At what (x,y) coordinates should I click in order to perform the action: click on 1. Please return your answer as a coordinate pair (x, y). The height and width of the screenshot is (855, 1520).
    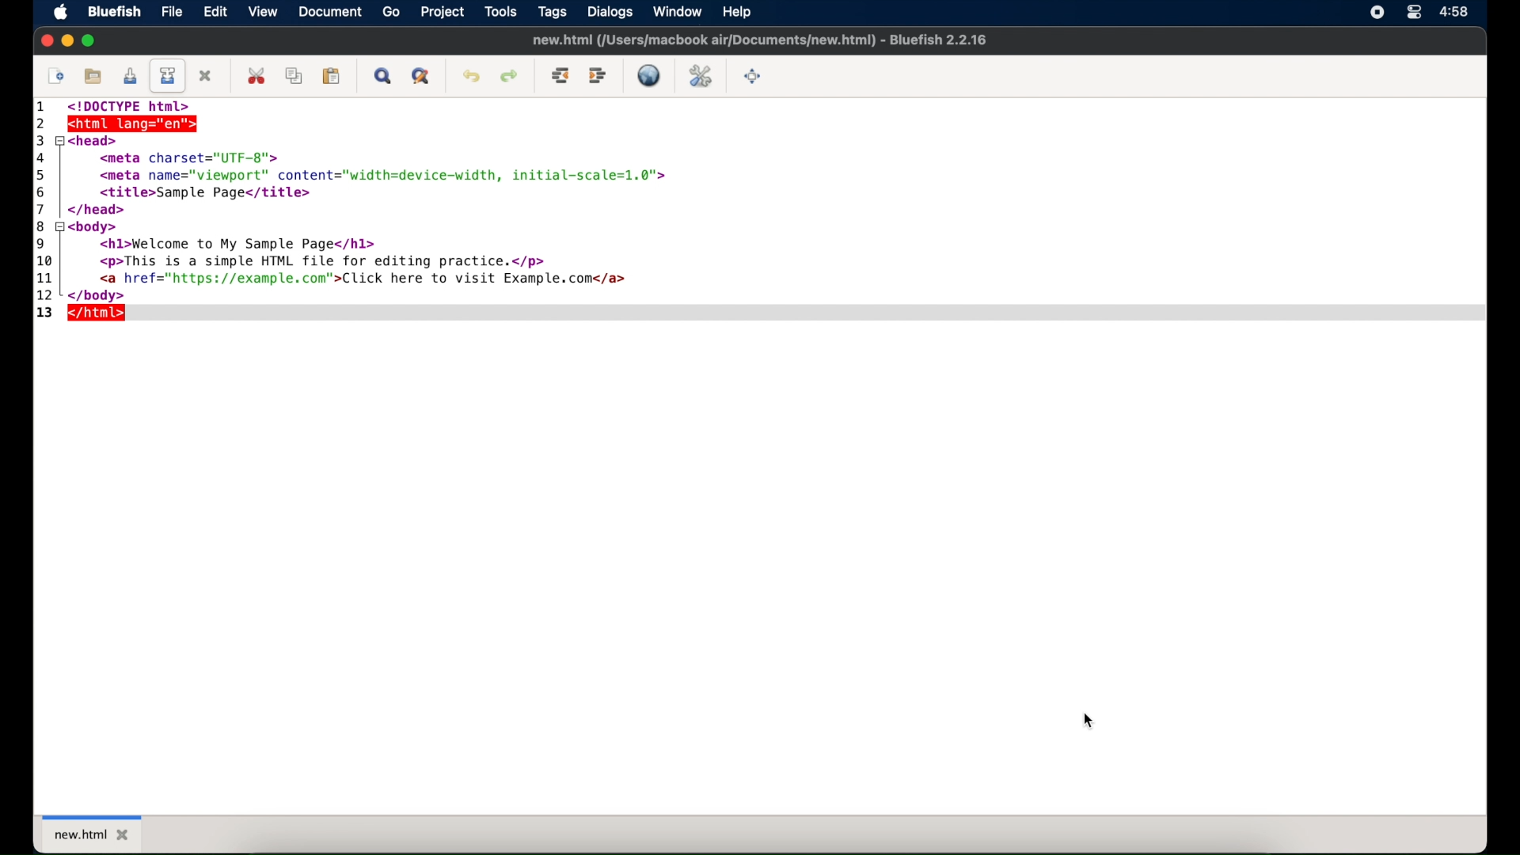
    Looking at the image, I should click on (44, 108).